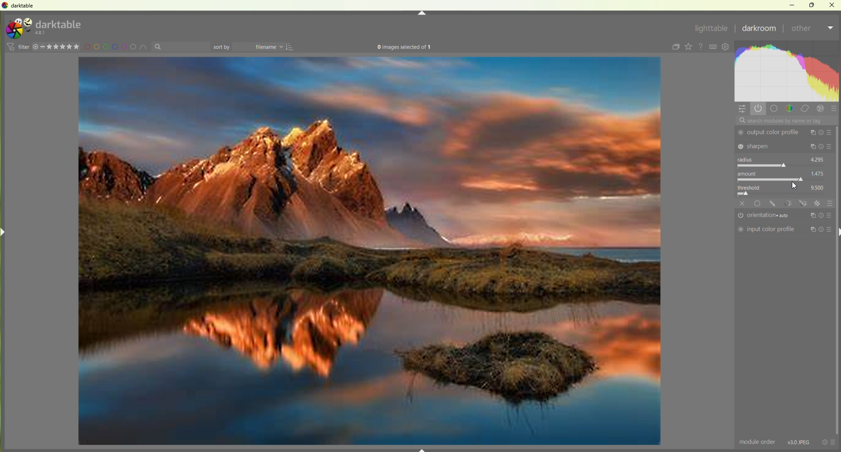  I want to click on orientation, so click(766, 216).